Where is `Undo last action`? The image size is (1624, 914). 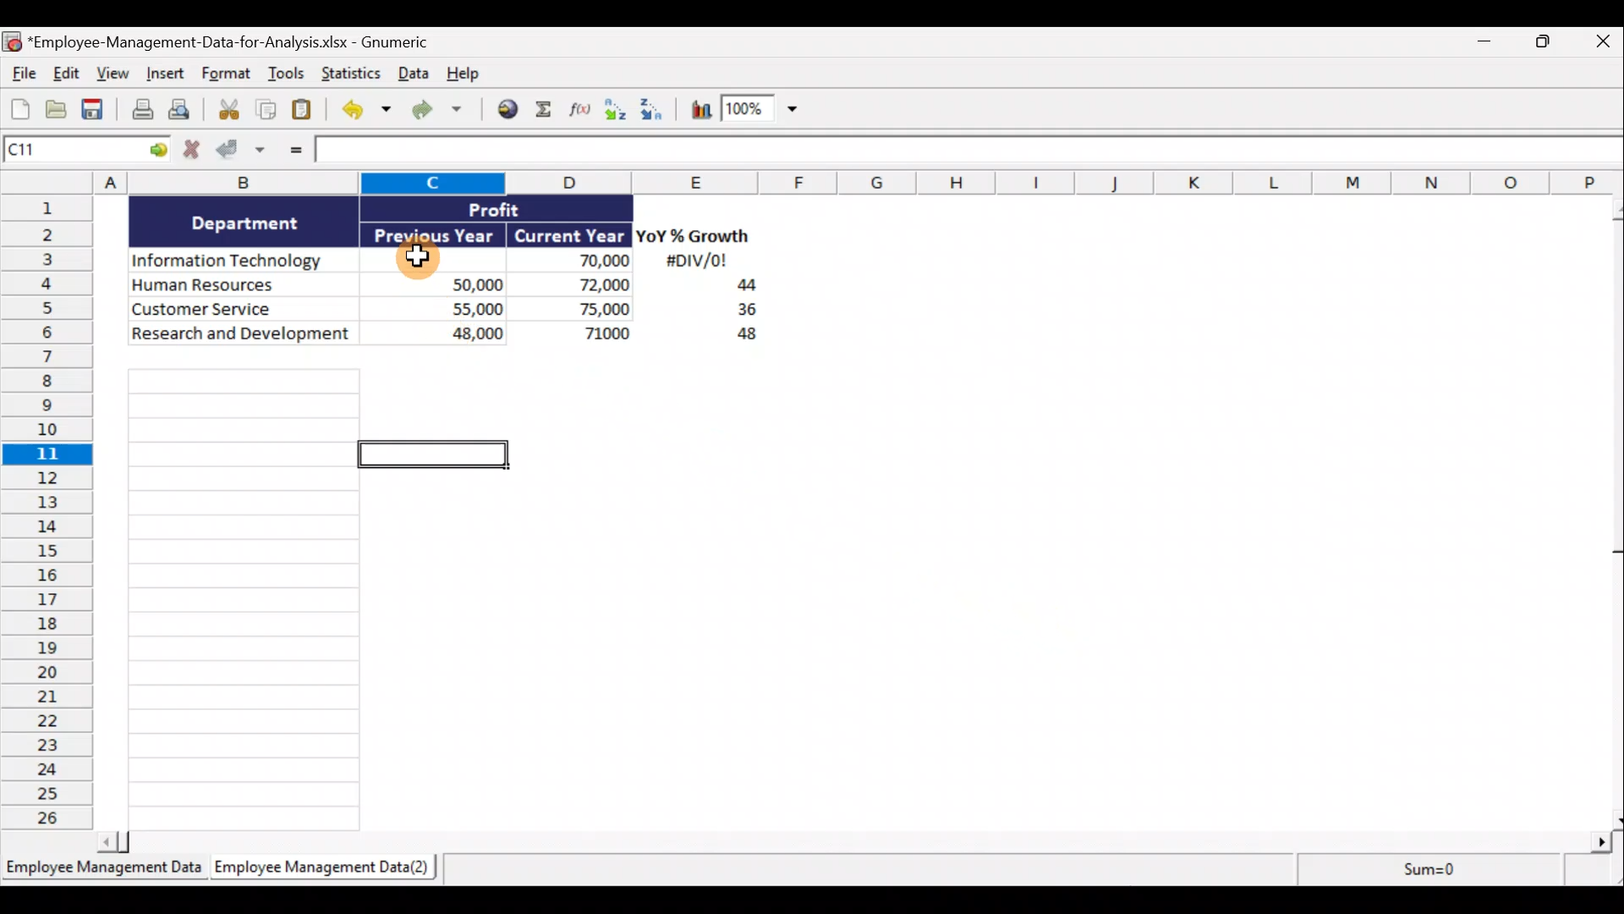
Undo last action is located at coordinates (369, 111).